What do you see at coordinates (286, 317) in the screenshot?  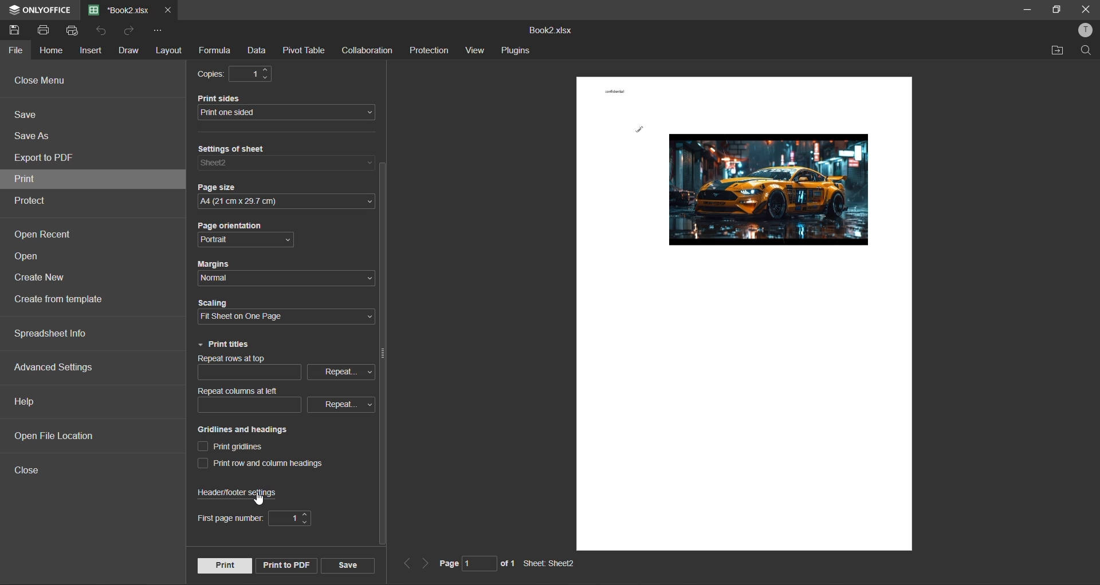 I see `scaling` at bounding box center [286, 317].